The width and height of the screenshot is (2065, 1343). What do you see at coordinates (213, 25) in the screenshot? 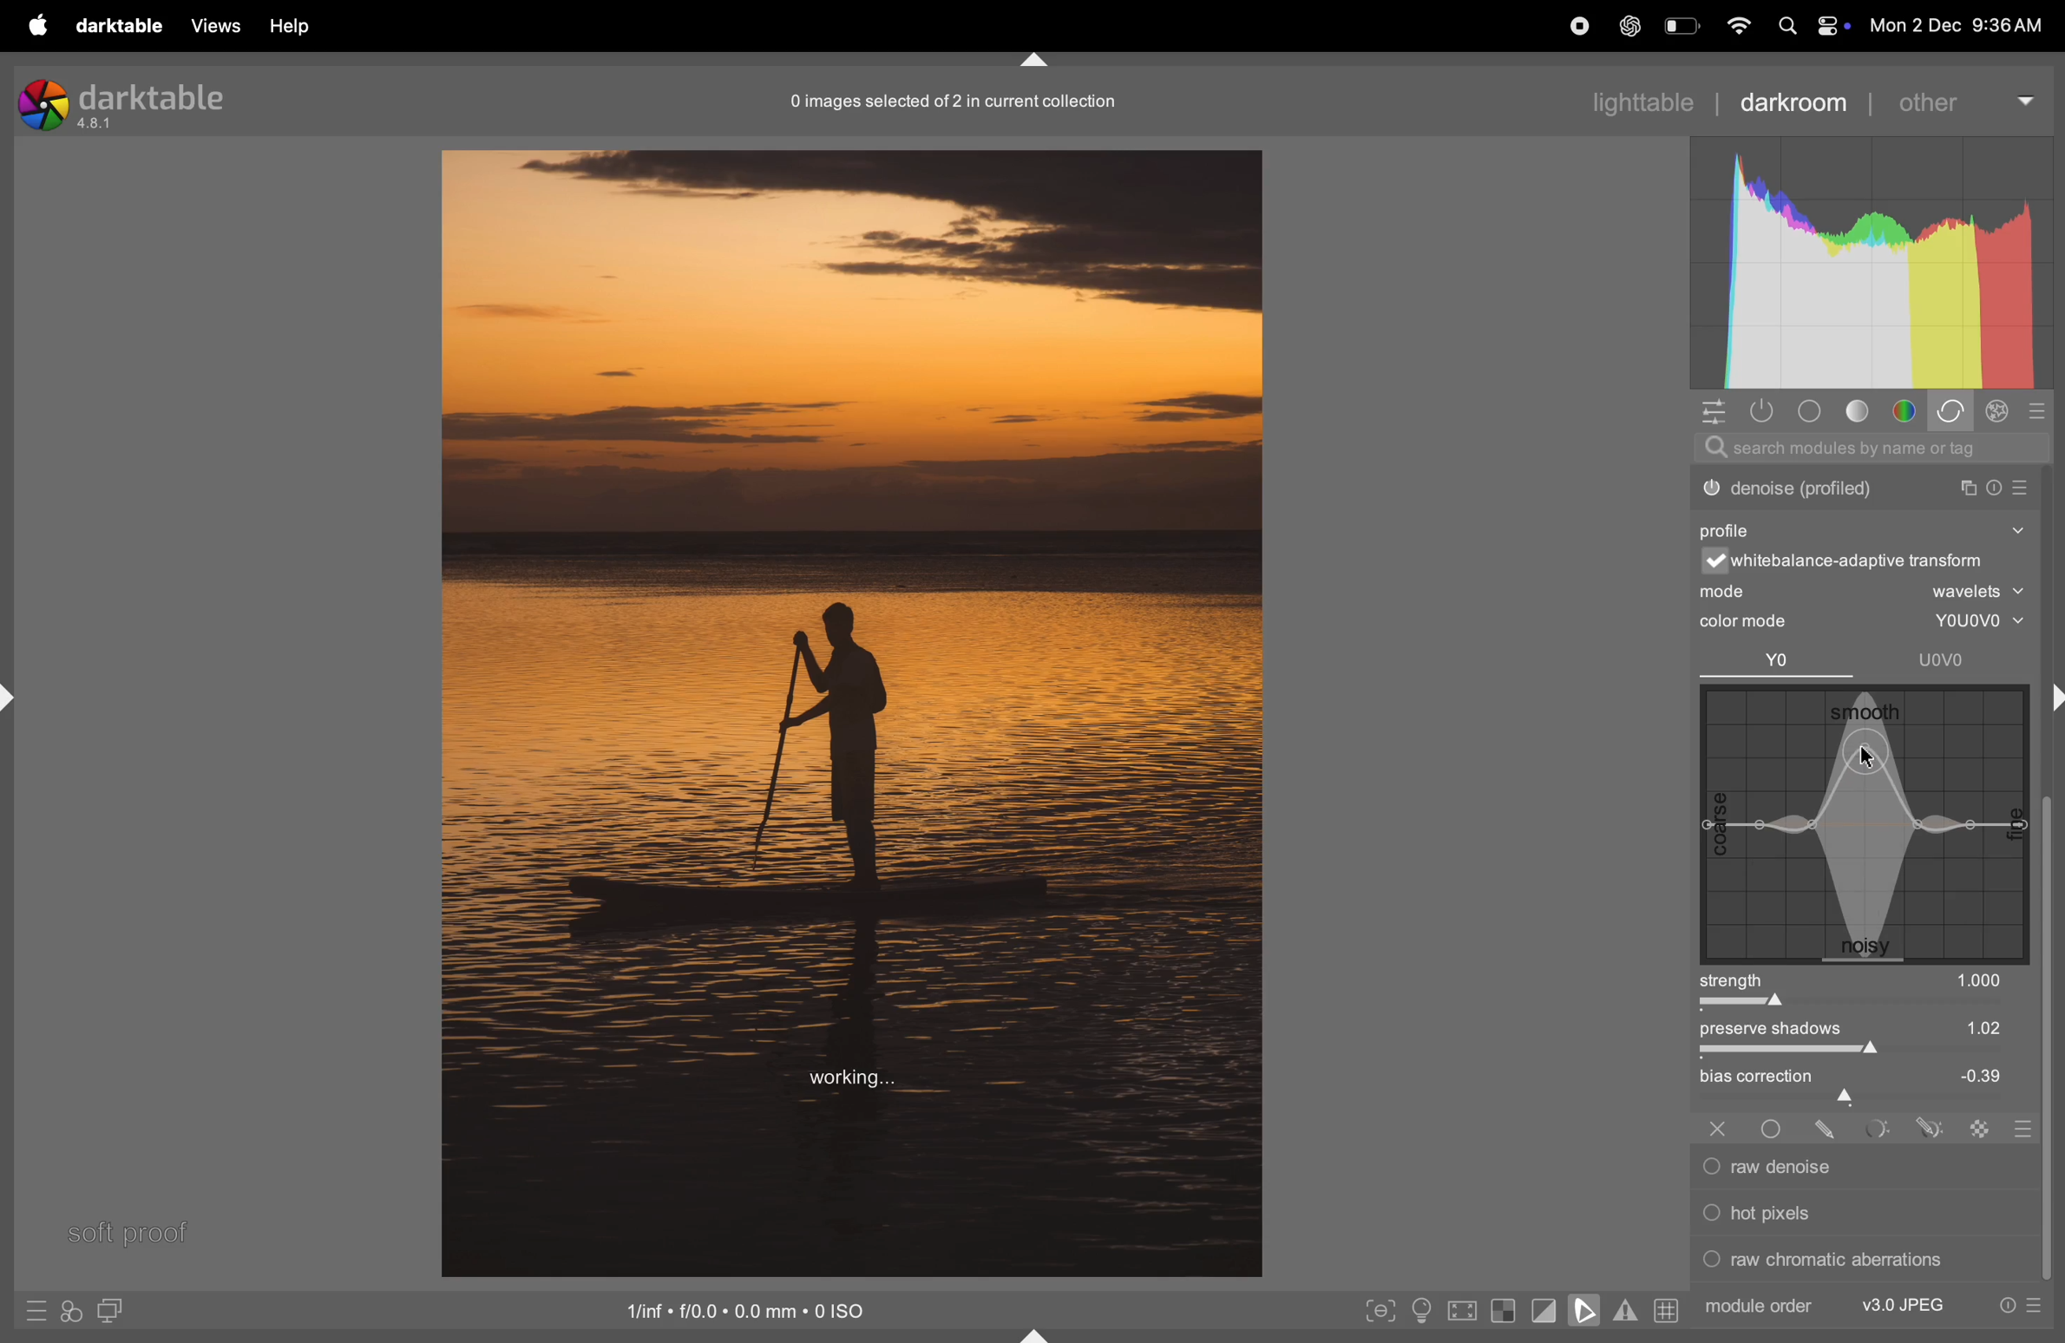
I see `views` at bounding box center [213, 25].